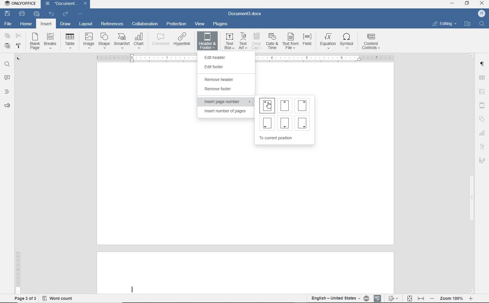  Describe the element at coordinates (257, 41) in the screenshot. I see `DROP CAP` at that location.